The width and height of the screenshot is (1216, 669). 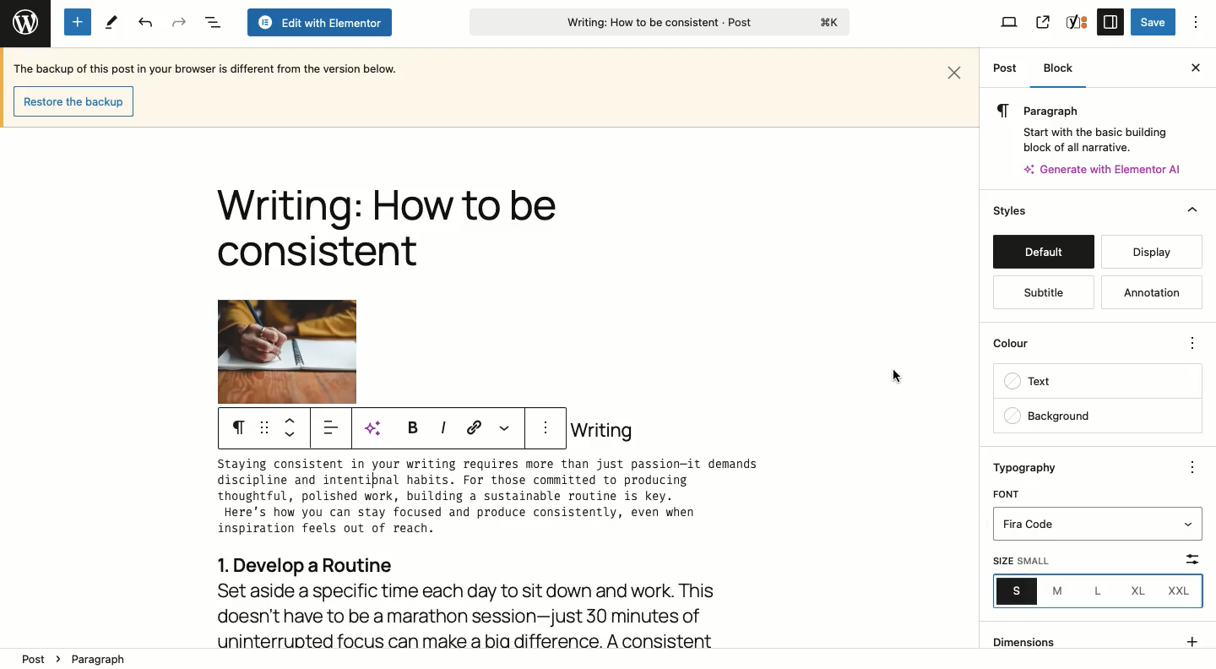 What do you see at coordinates (78, 22) in the screenshot?
I see `Add new block` at bounding box center [78, 22].